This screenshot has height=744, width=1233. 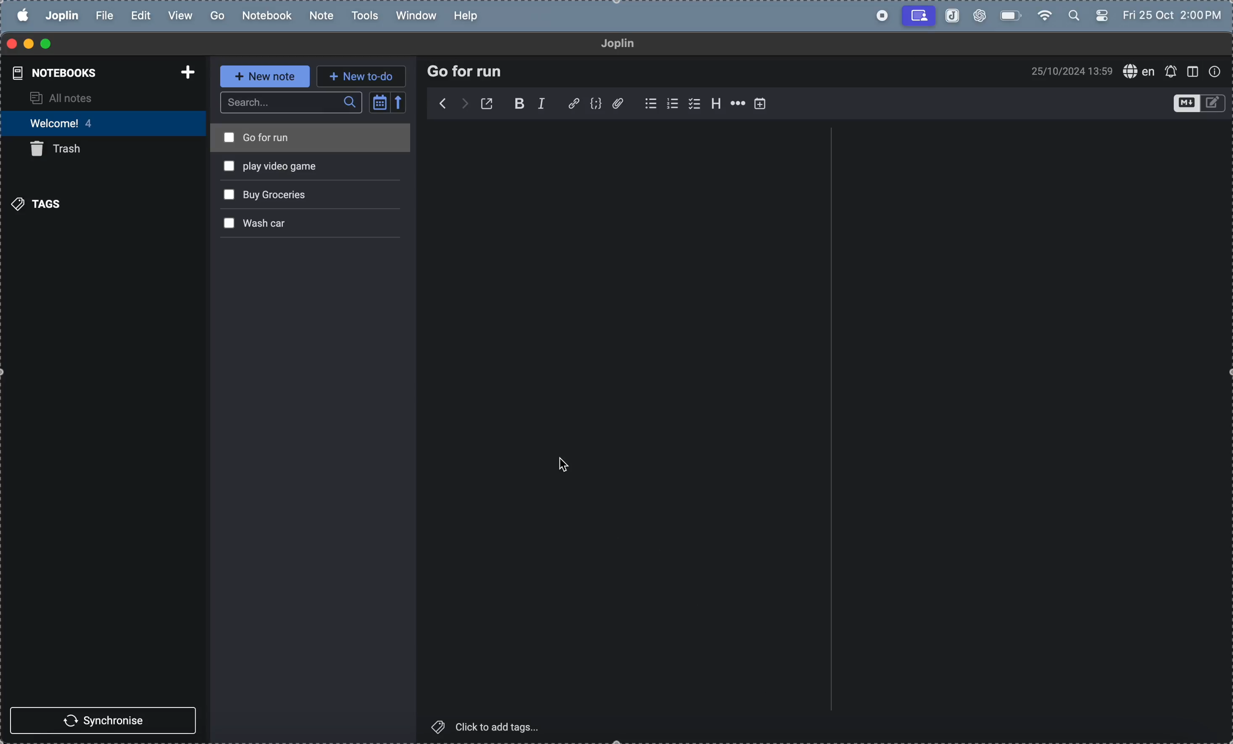 I want to click on welcome 1, so click(x=106, y=123).